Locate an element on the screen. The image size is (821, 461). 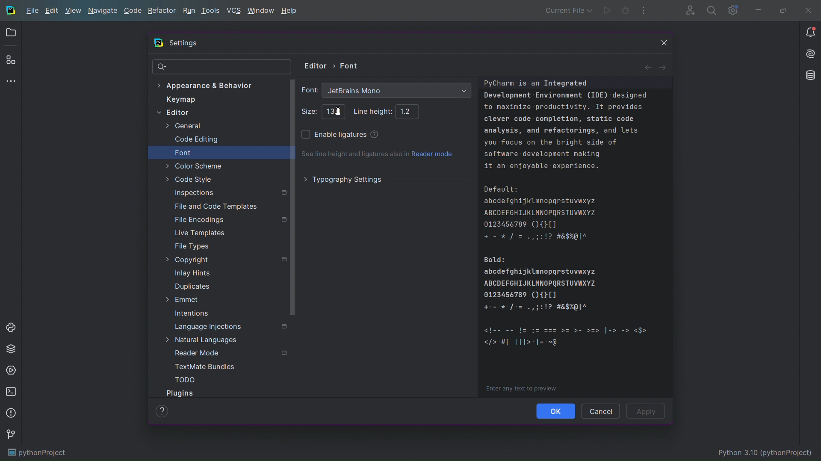
Editor is located at coordinates (173, 113).